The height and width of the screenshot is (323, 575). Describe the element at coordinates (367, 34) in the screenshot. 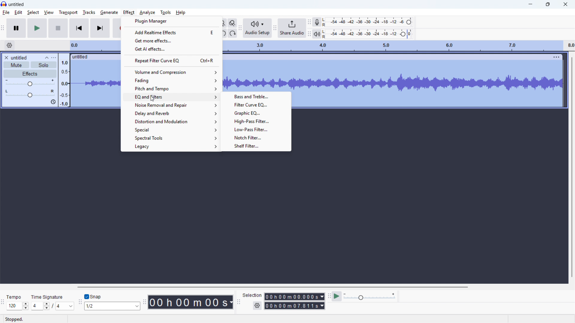

I see `Playback level ` at that location.